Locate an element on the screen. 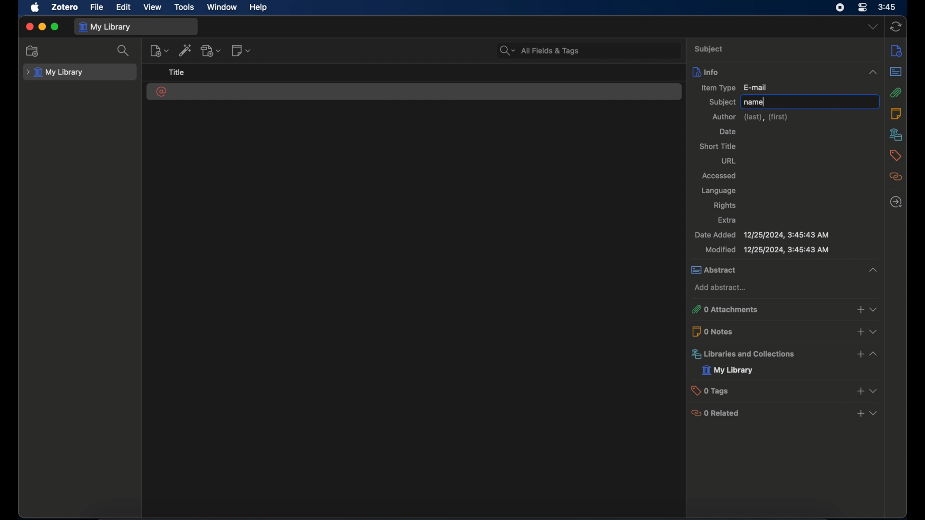 The height and width of the screenshot is (520, 925). rights is located at coordinates (725, 206).